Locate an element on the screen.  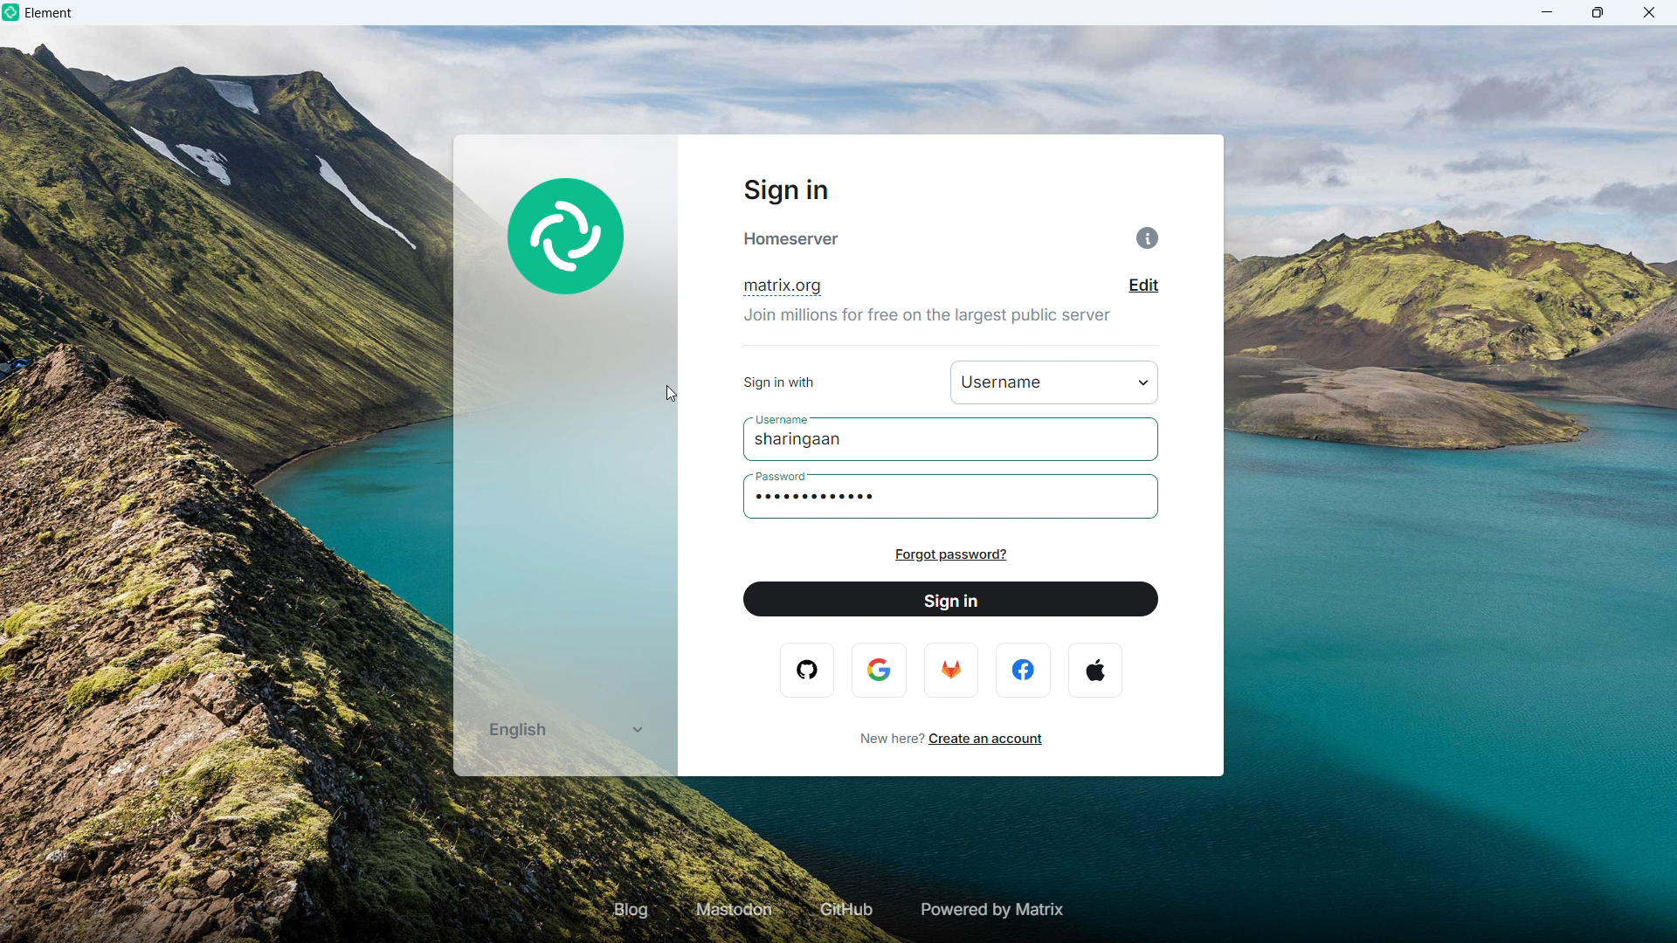
Password typed in  is located at coordinates (831, 497).